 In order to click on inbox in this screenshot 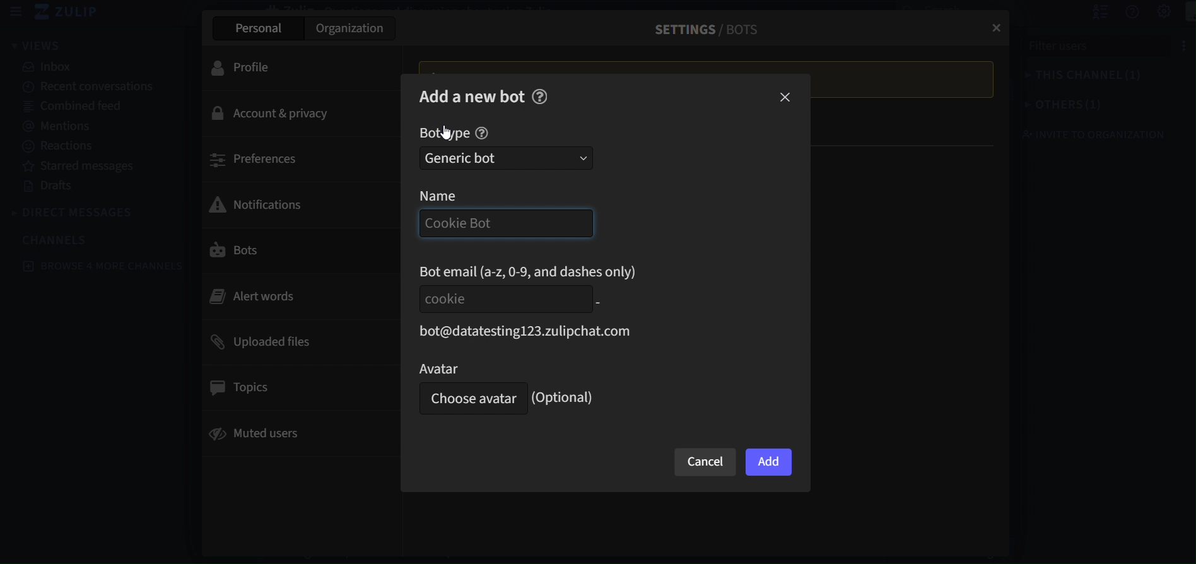, I will do `click(52, 68)`.